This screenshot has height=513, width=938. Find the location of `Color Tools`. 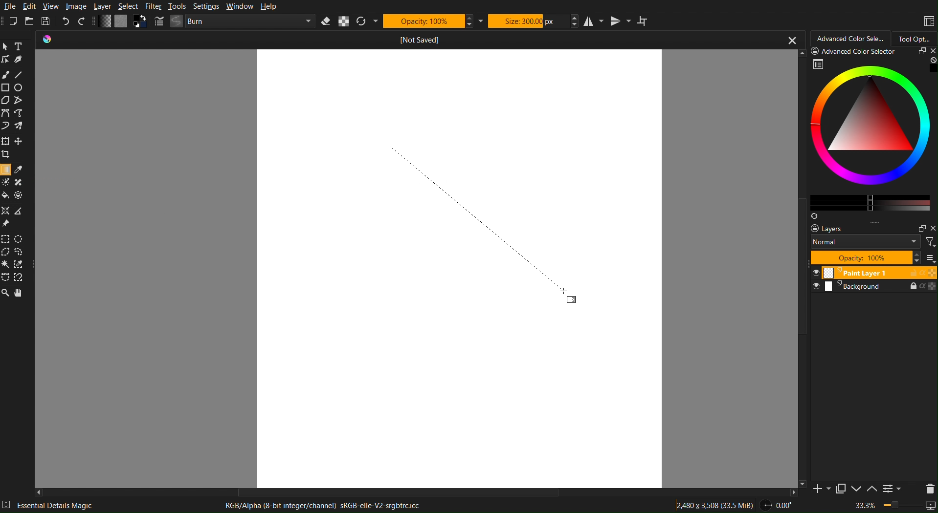

Color Tools is located at coordinates (14, 189).